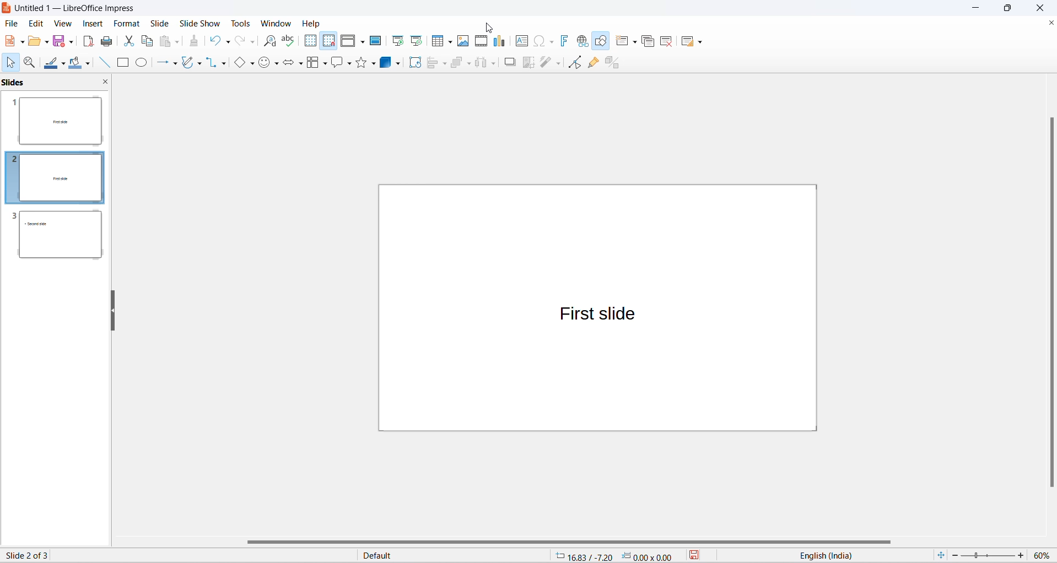 This screenshot has width=1057, height=563. What do you see at coordinates (1050, 303) in the screenshot?
I see `vertical scroll bar` at bounding box center [1050, 303].